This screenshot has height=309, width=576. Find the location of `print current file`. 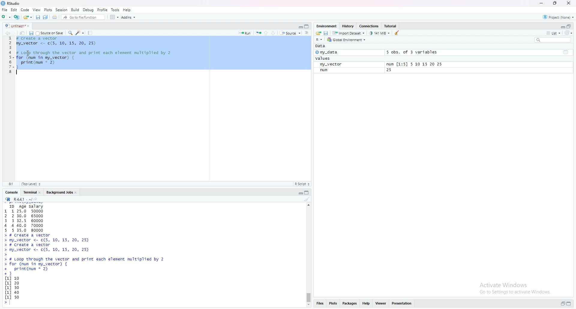

print current file is located at coordinates (55, 17).